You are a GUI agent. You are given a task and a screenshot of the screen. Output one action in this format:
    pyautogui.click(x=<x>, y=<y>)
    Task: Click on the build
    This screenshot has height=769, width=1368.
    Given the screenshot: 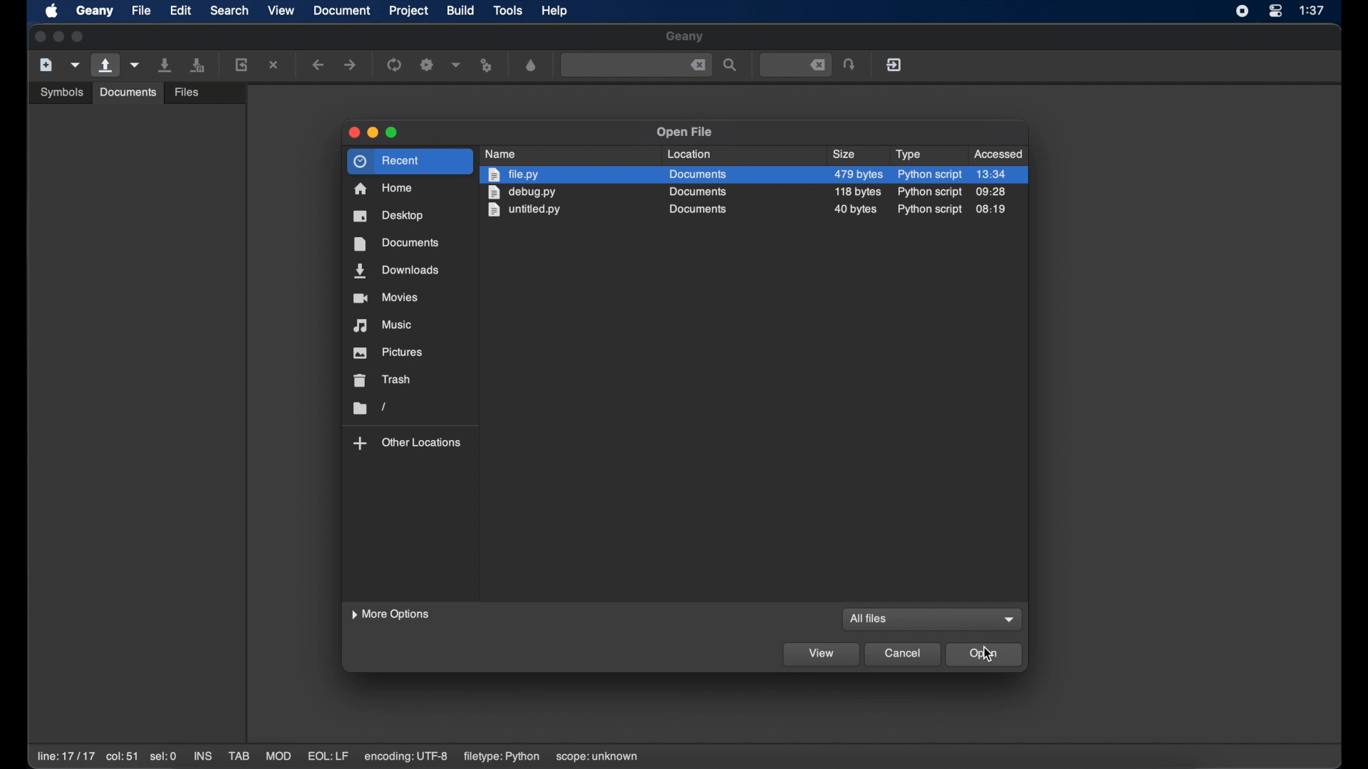 What is the action you would take?
    pyautogui.click(x=461, y=9)
    